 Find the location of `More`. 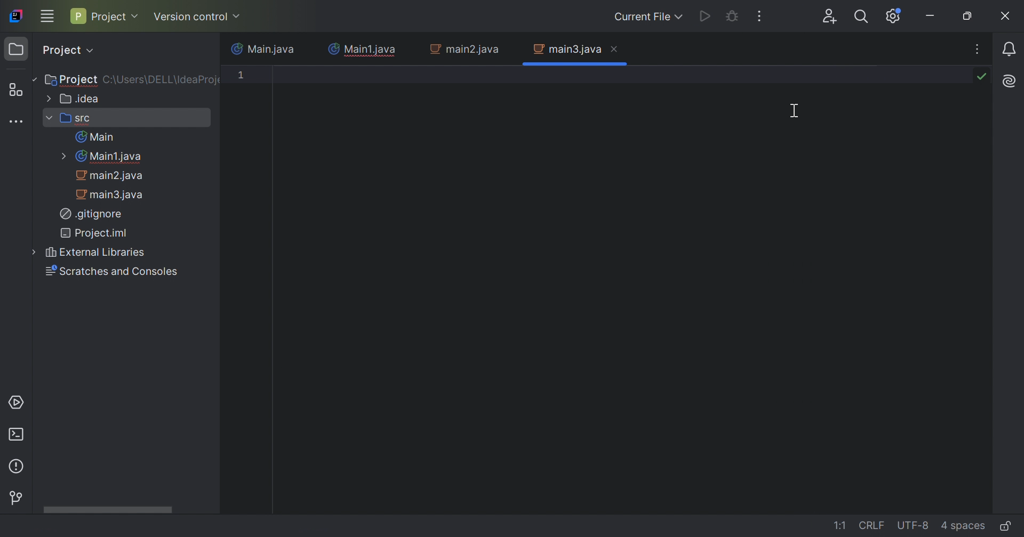

More is located at coordinates (978, 49).